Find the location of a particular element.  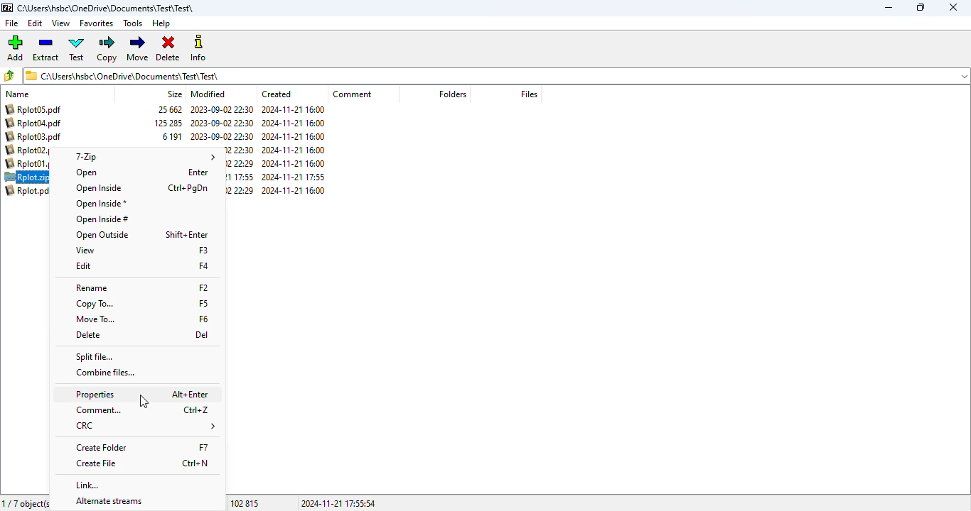

shortcut for delete is located at coordinates (202, 336).